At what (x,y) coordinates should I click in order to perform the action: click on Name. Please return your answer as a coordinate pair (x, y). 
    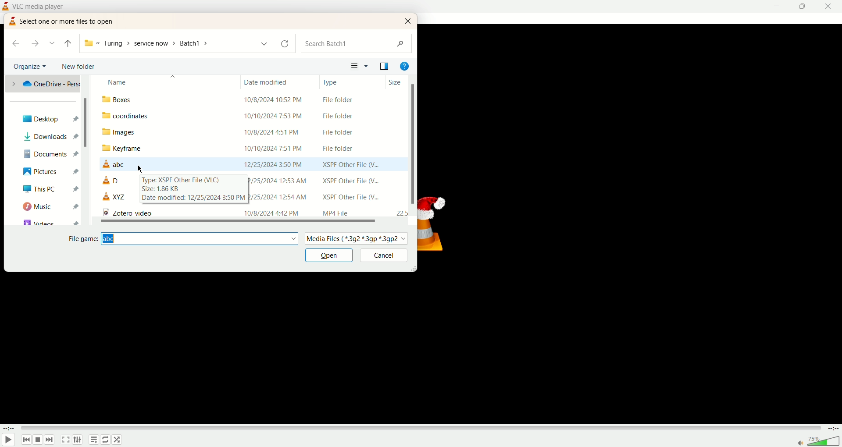
    Looking at the image, I should click on (171, 82).